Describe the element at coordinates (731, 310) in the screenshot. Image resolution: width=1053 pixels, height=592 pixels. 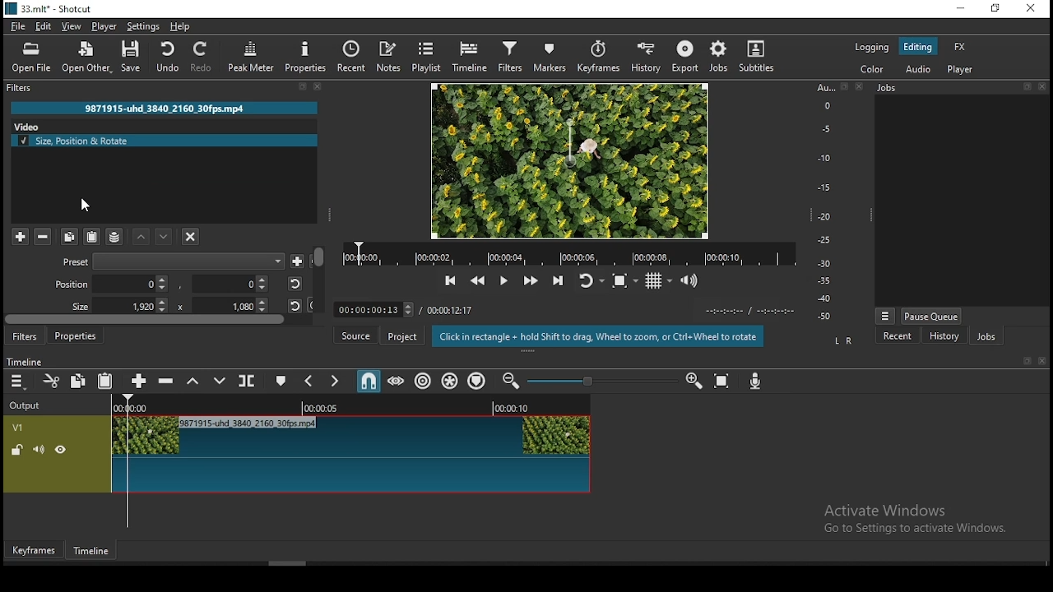
I see `video played time/ video remaining time` at that location.